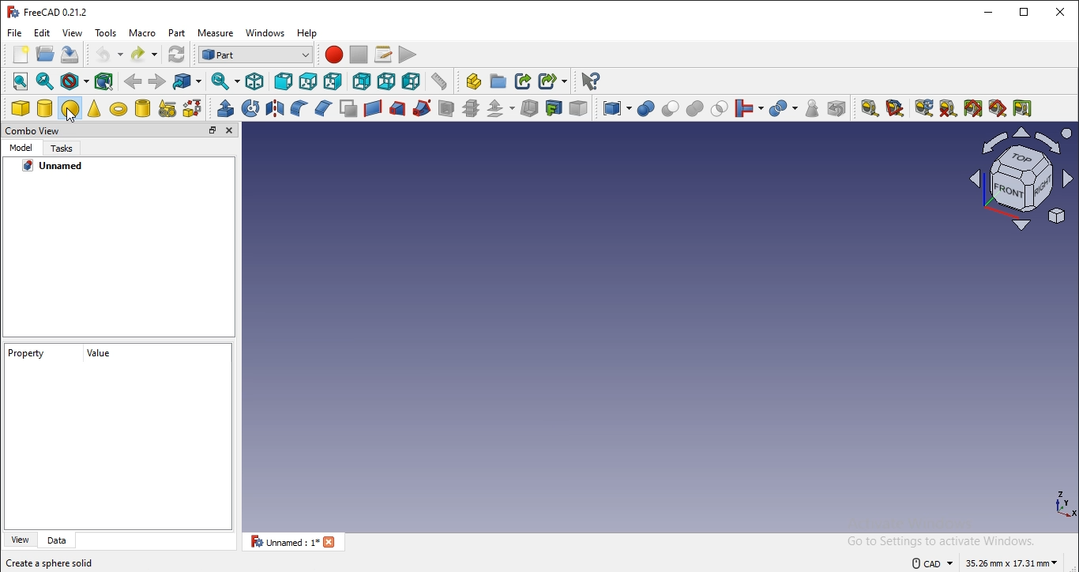 This screenshot has height=572, width=1079. What do you see at coordinates (24, 150) in the screenshot?
I see `model` at bounding box center [24, 150].